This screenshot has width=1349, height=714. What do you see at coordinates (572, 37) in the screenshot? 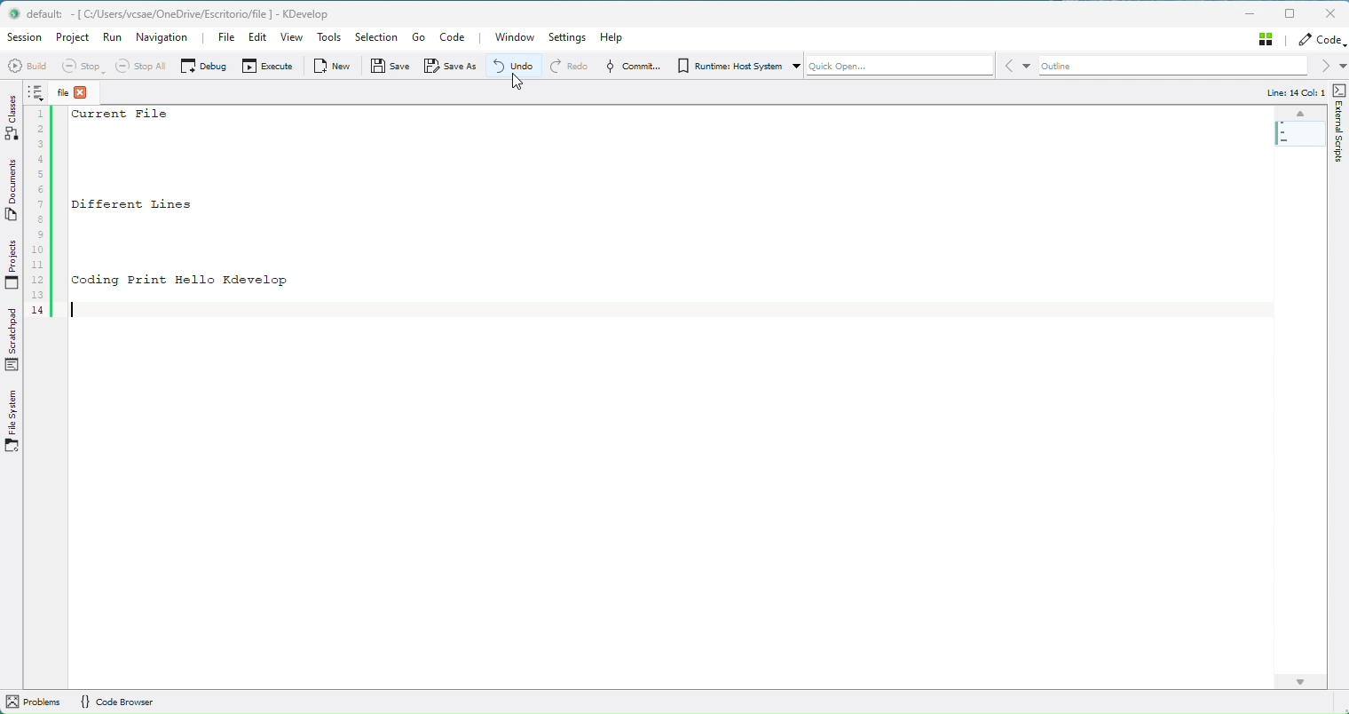
I see `Settings` at bounding box center [572, 37].